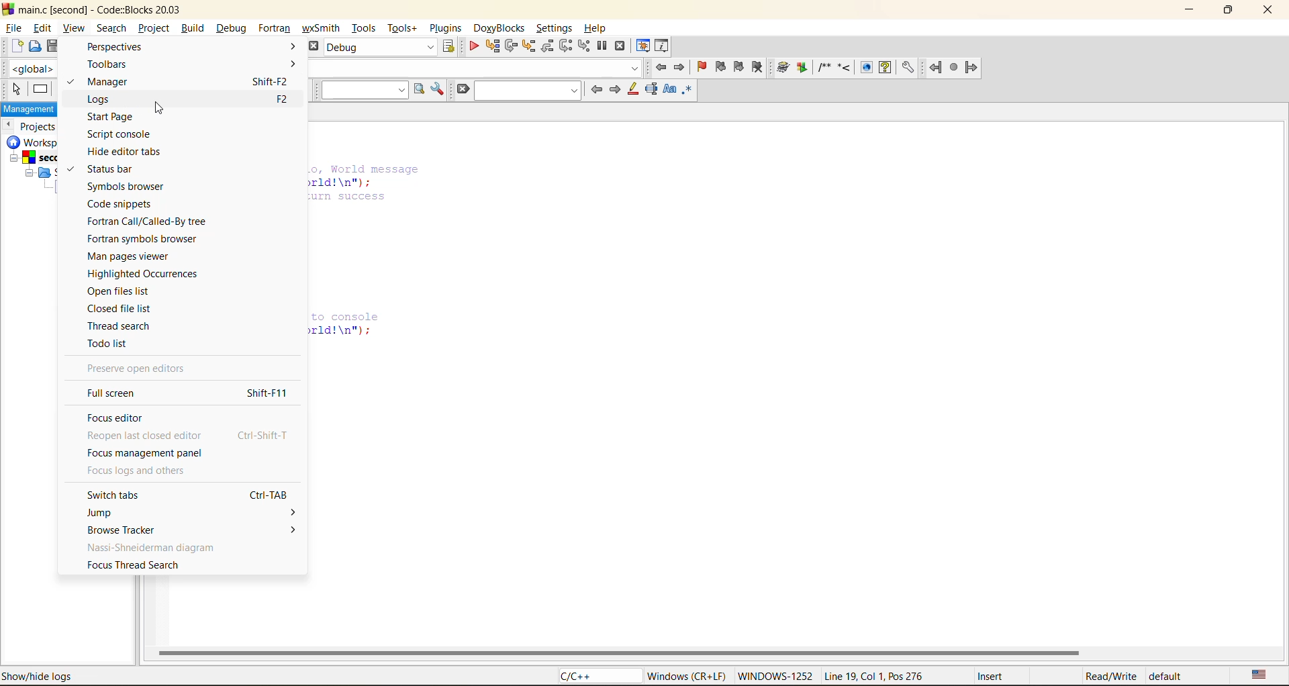 The width and height of the screenshot is (1289, 686). What do you see at coordinates (113, 346) in the screenshot?
I see `todo list` at bounding box center [113, 346].